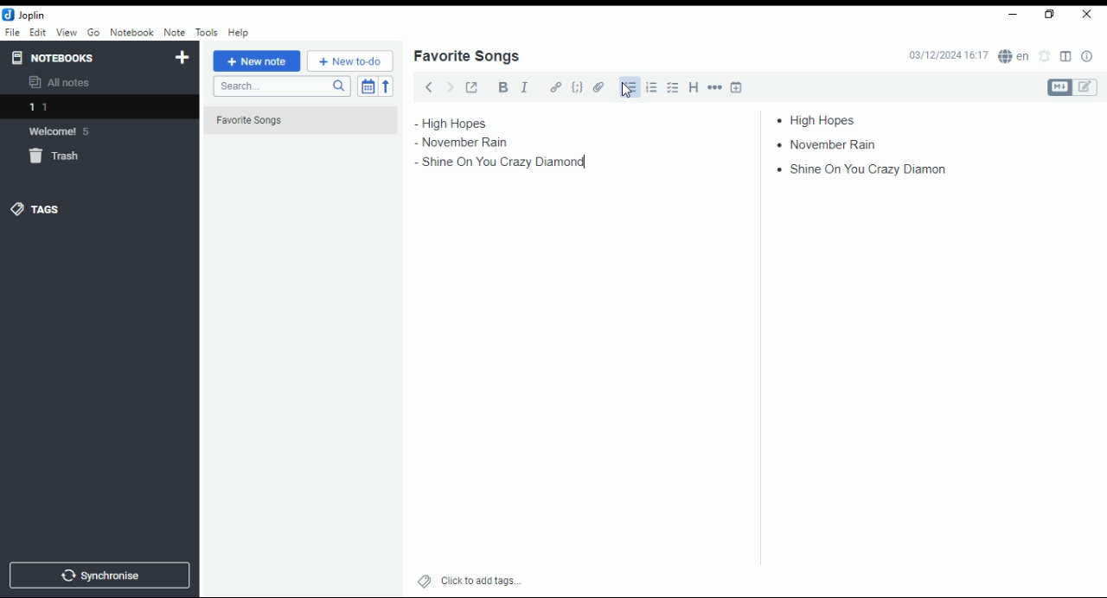 This screenshot has height=598, width=1107. What do you see at coordinates (26, 15) in the screenshot?
I see `icon` at bounding box center [26, 15].